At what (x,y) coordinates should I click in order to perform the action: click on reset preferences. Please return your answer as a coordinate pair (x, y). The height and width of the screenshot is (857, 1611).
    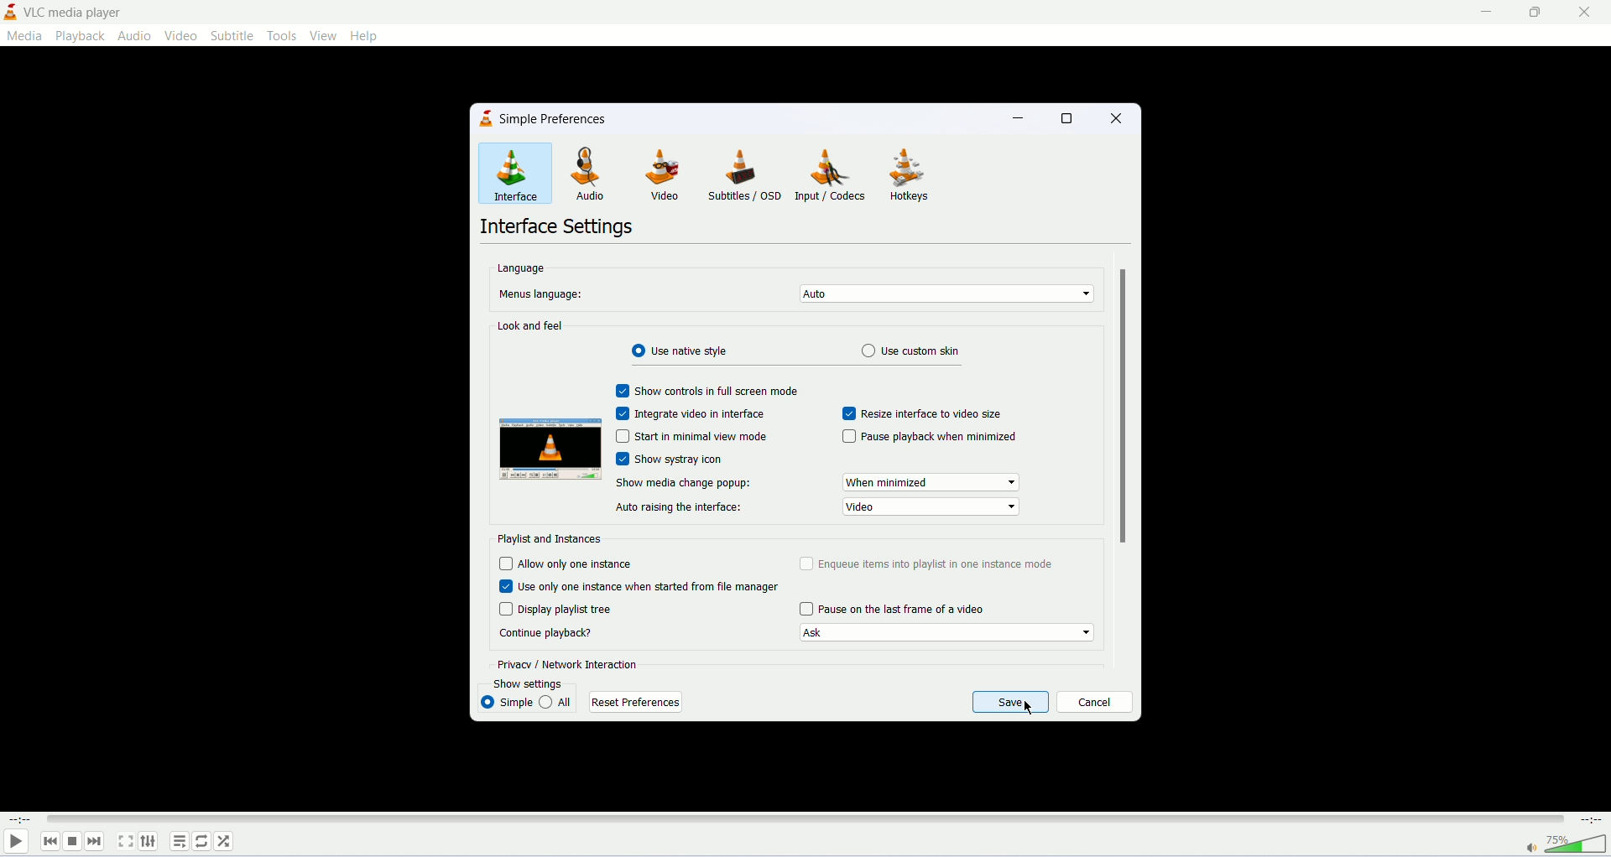
    Looking at the image, I should click on (634, 703).